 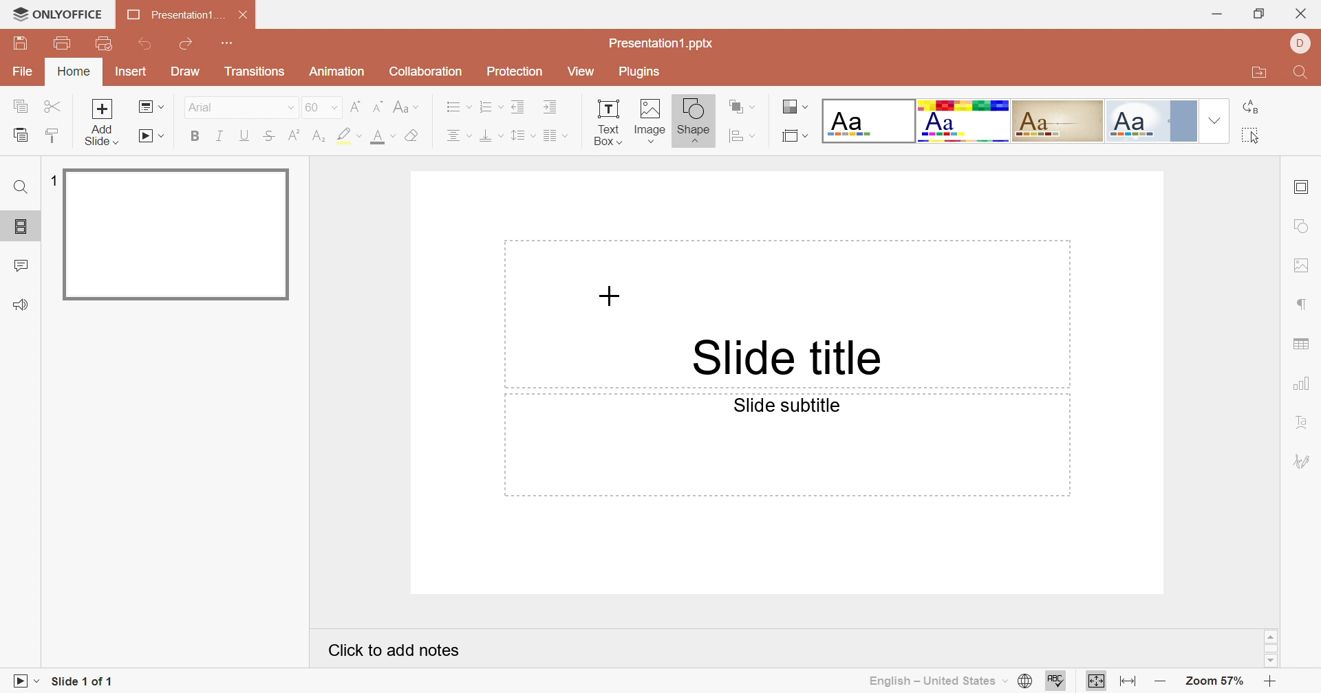 I want to click on Slide subtitle, so click(x=784, y=405).